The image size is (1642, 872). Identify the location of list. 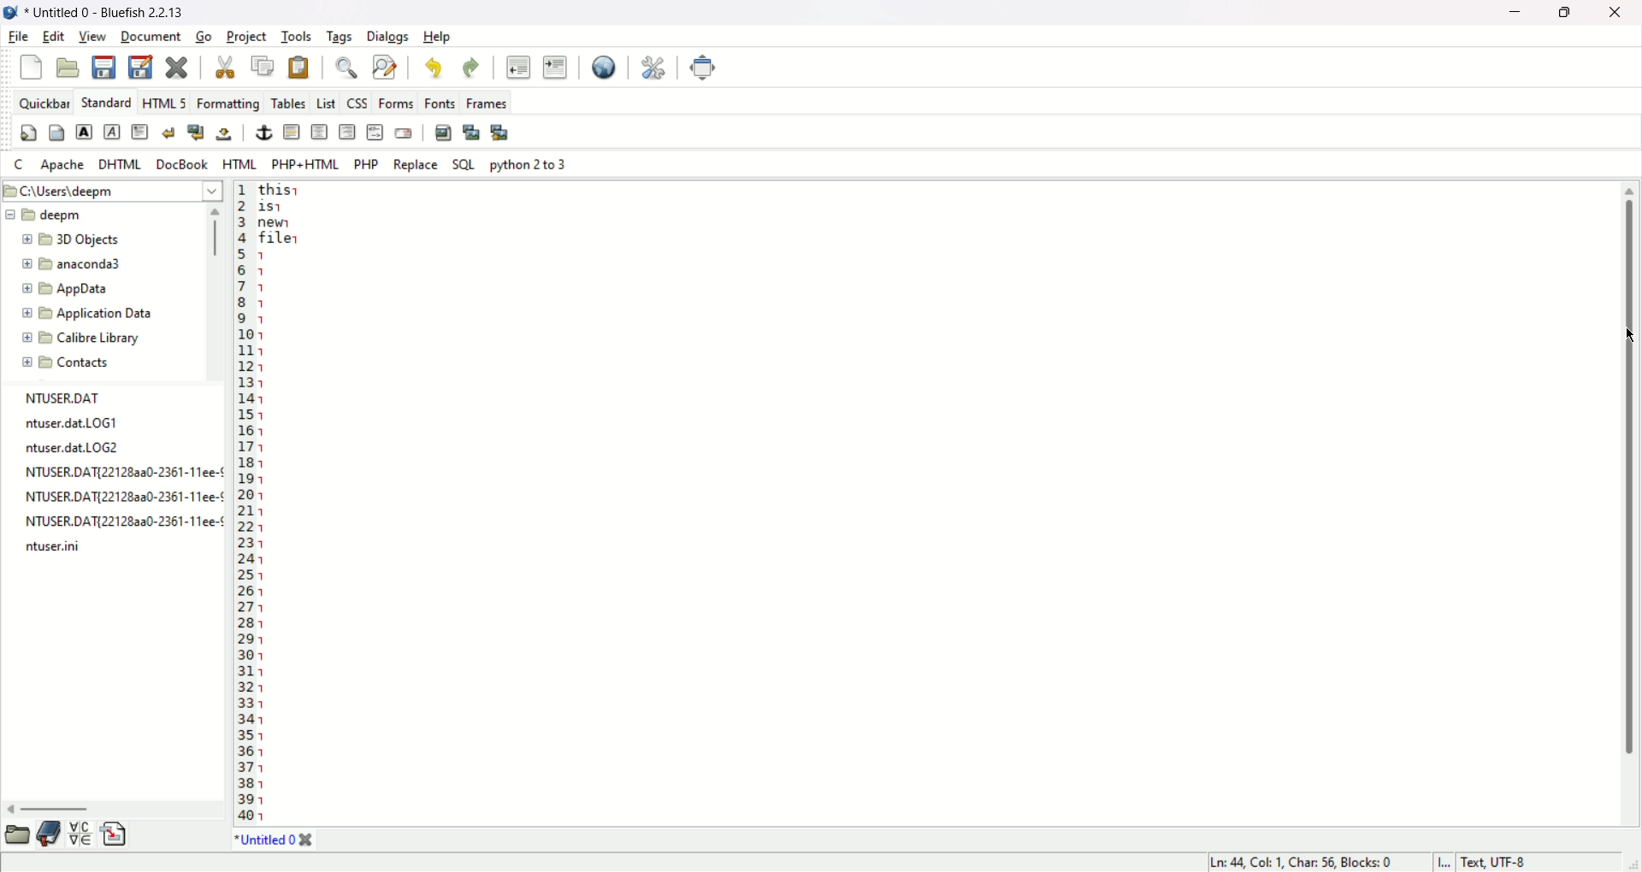
(326, 103).